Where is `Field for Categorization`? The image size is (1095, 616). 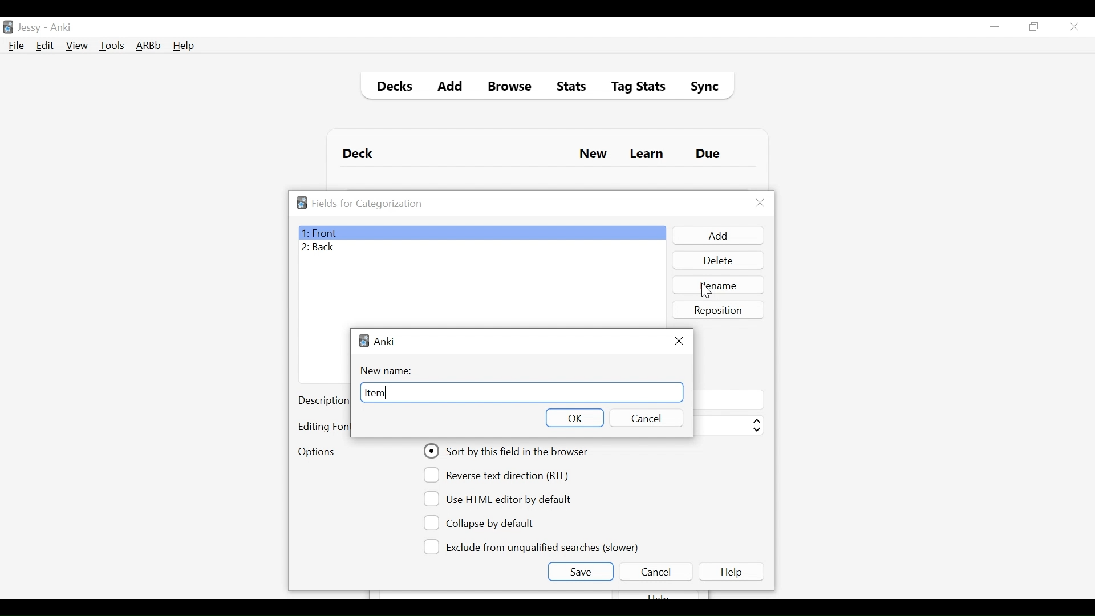 Field for Categorization is located at coordinates (367, 204).